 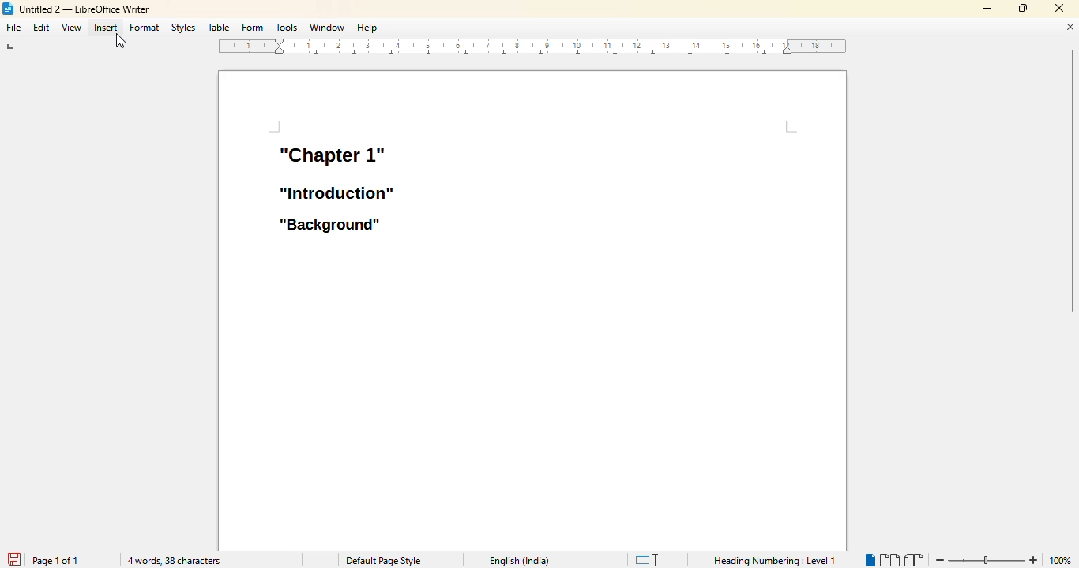 I want to click on zoom out, so click(x=938, y=561).